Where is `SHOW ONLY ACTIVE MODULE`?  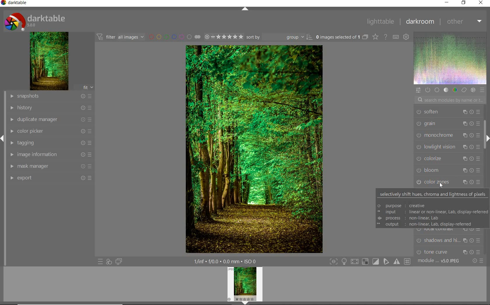 SHOW ONLY ACTIVE MODULE is located at coordinates (428, 90).